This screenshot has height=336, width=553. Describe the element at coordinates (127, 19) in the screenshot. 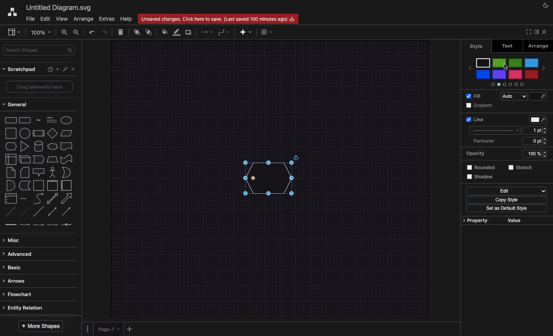

I see `Help` at that location.